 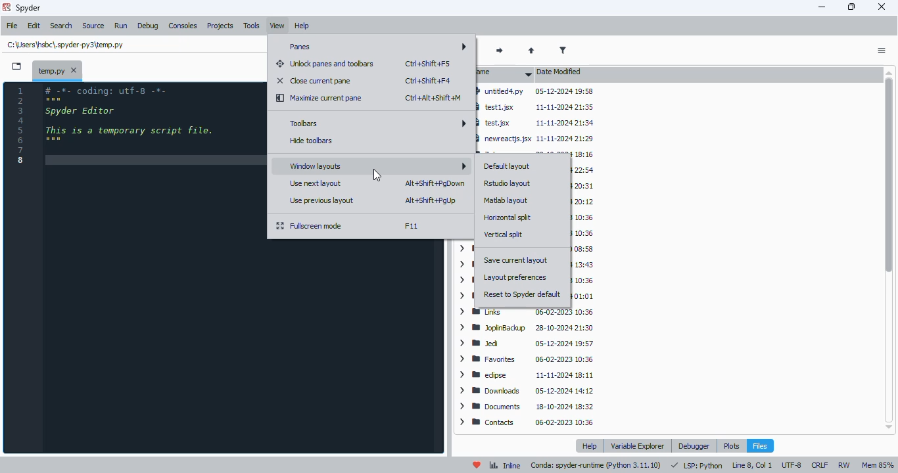 What do you see at coordinates (427, 81) in the screenshot?
I see `shortcut for close current pane` at bounding box center [427, 81].